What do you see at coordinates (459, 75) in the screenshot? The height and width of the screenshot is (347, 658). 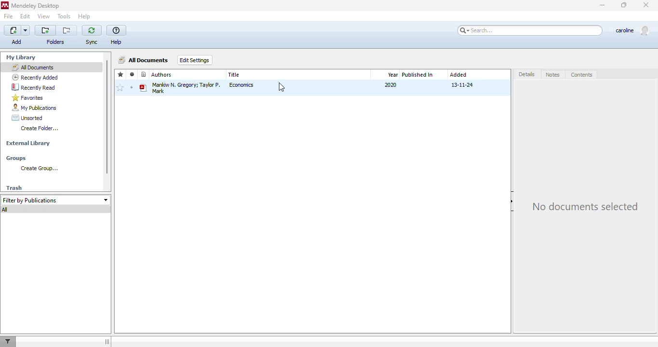 I see `added` at bounding box center [459, 75].